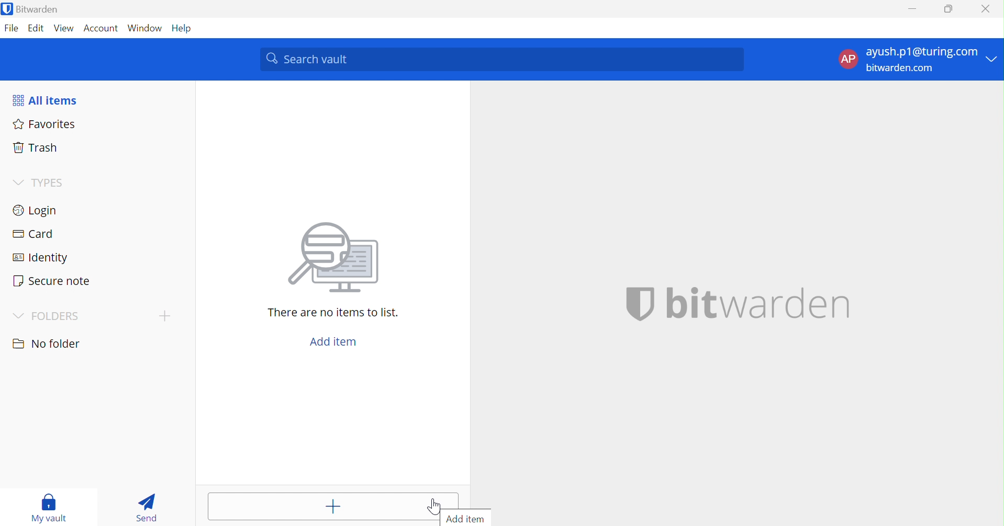 Image resolution: width=1004 pixels, height=526 pixels. What do you see at coordinates (331, 312) in the screenshot?
I see `There are no items to list.` at bounding box center [331, 312].